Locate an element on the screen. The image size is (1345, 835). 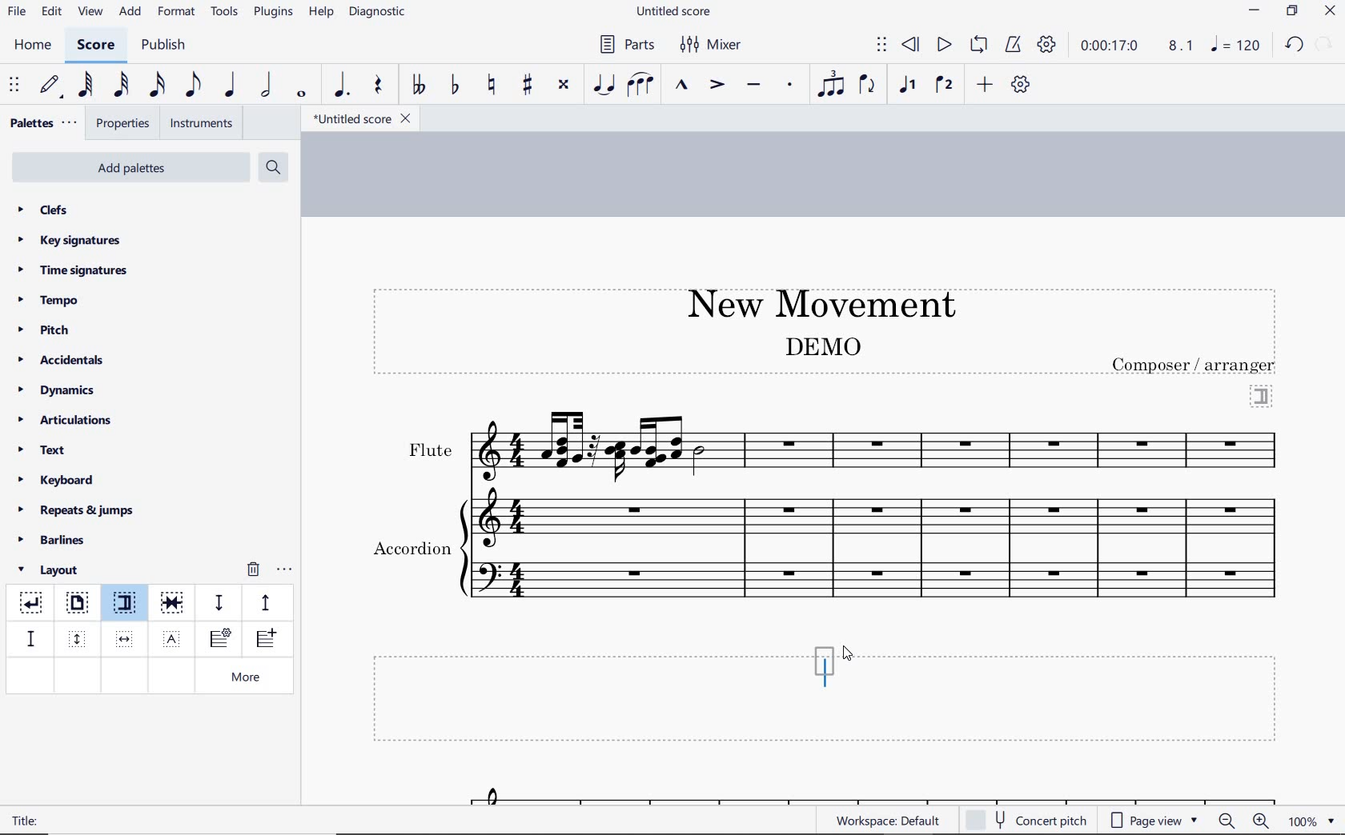
cursor is located at coordinates (850, 656).